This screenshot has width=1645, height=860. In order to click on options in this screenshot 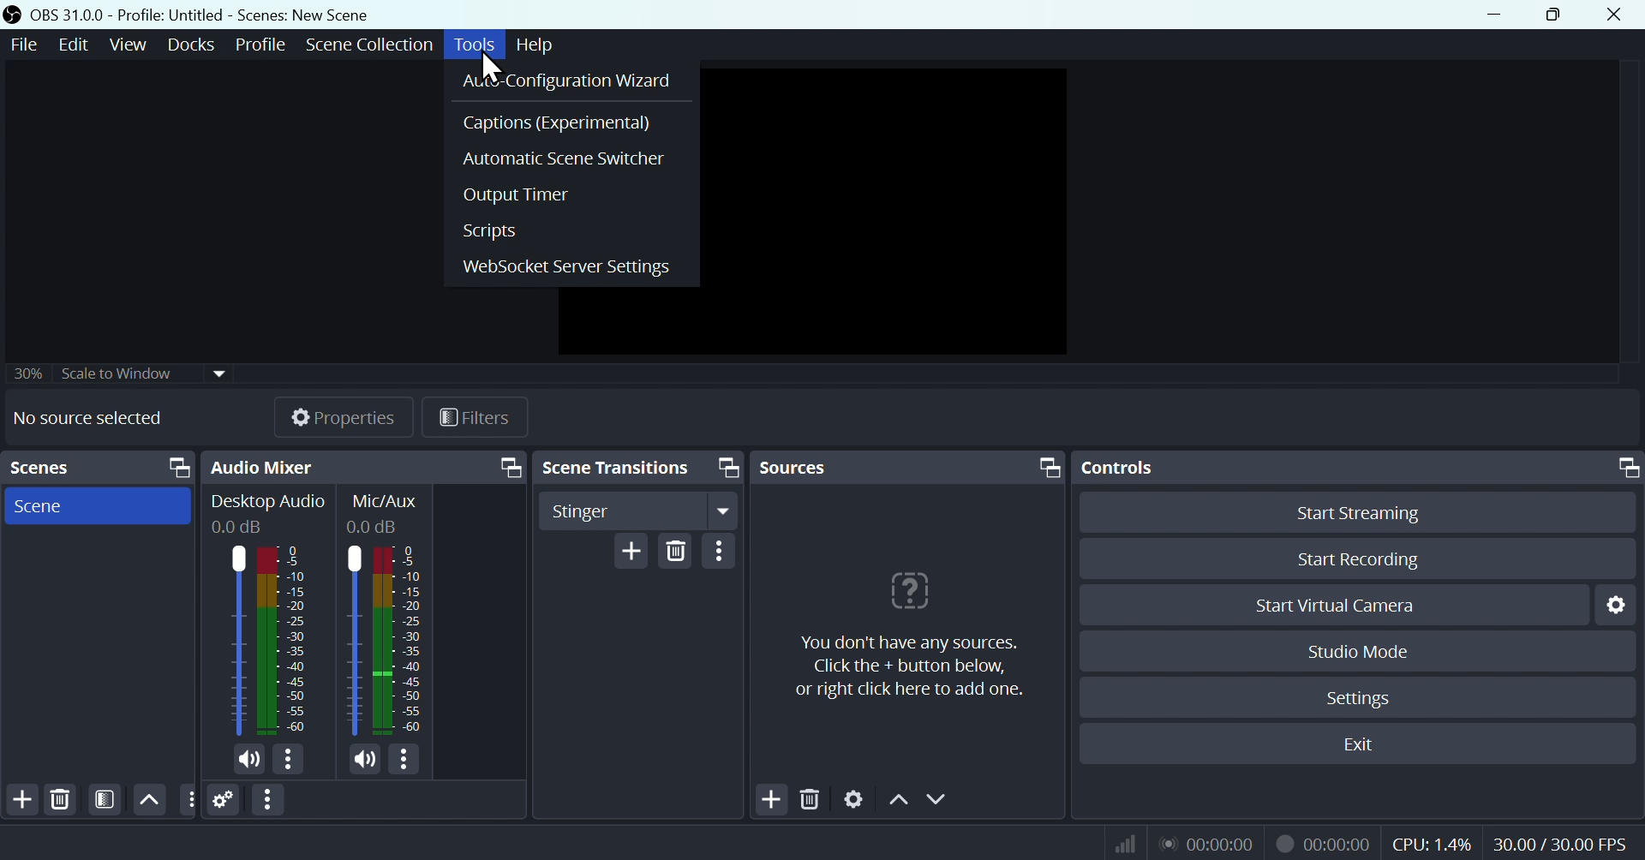, I will do `click(287, 759)`.